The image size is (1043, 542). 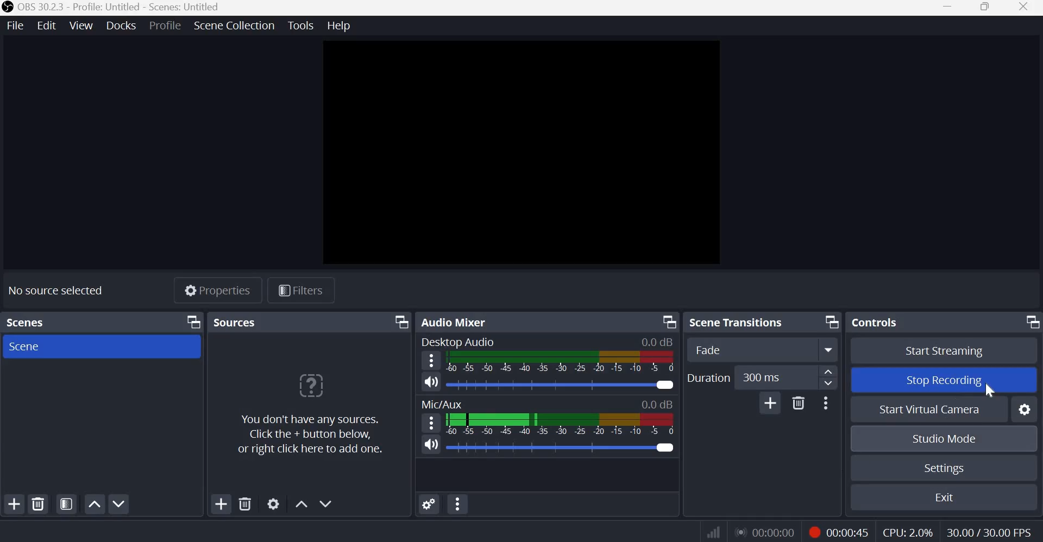 I want to click on 30.00/30.00 FPS, so click(x=989, y=532).